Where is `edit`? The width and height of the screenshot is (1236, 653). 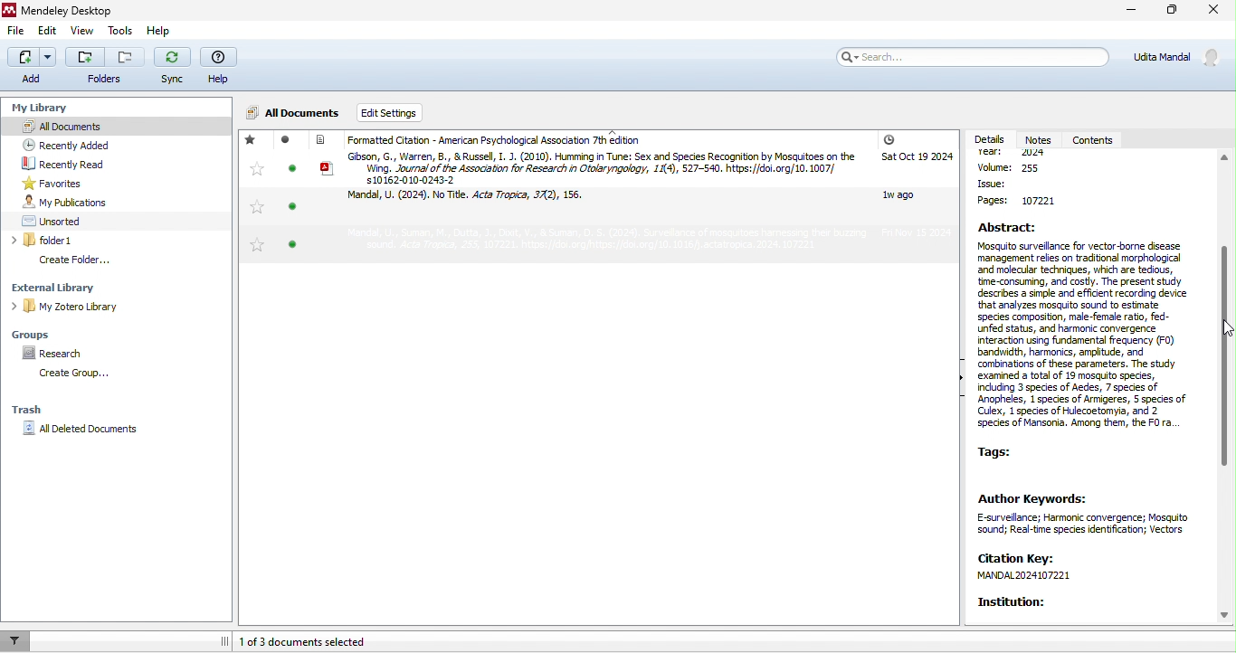 edit is located at coordinates (48, 32).